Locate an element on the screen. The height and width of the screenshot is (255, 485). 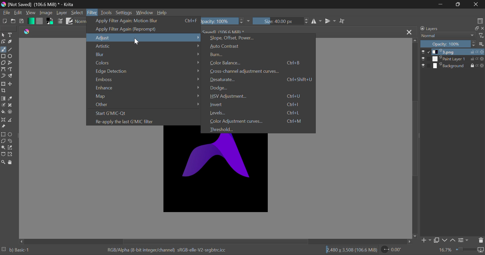
Bezier Curve is located at coordinates (4, 70).